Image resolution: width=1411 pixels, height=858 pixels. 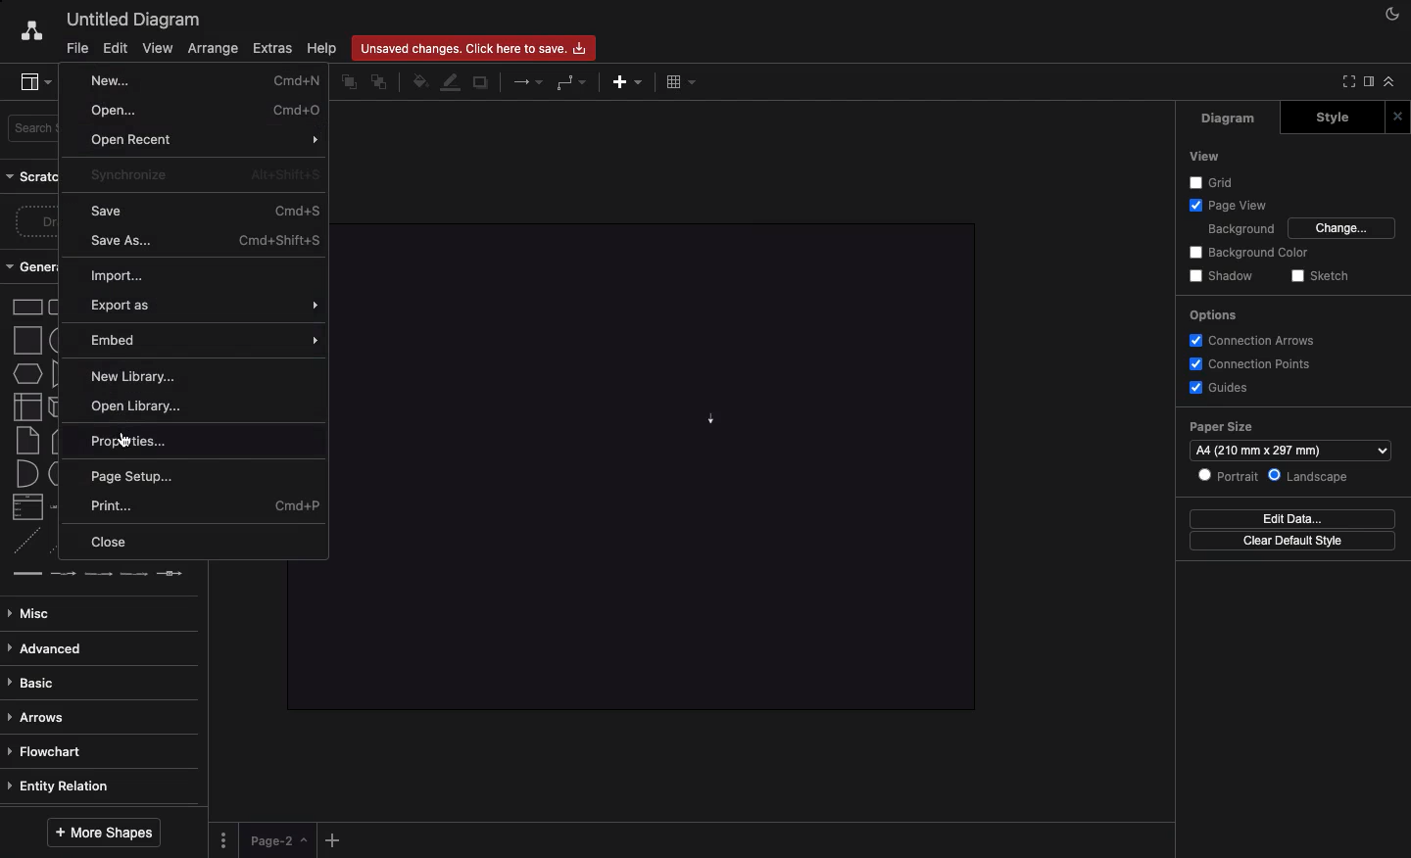 I want to click on Arrow, so click(x=709, y=421).